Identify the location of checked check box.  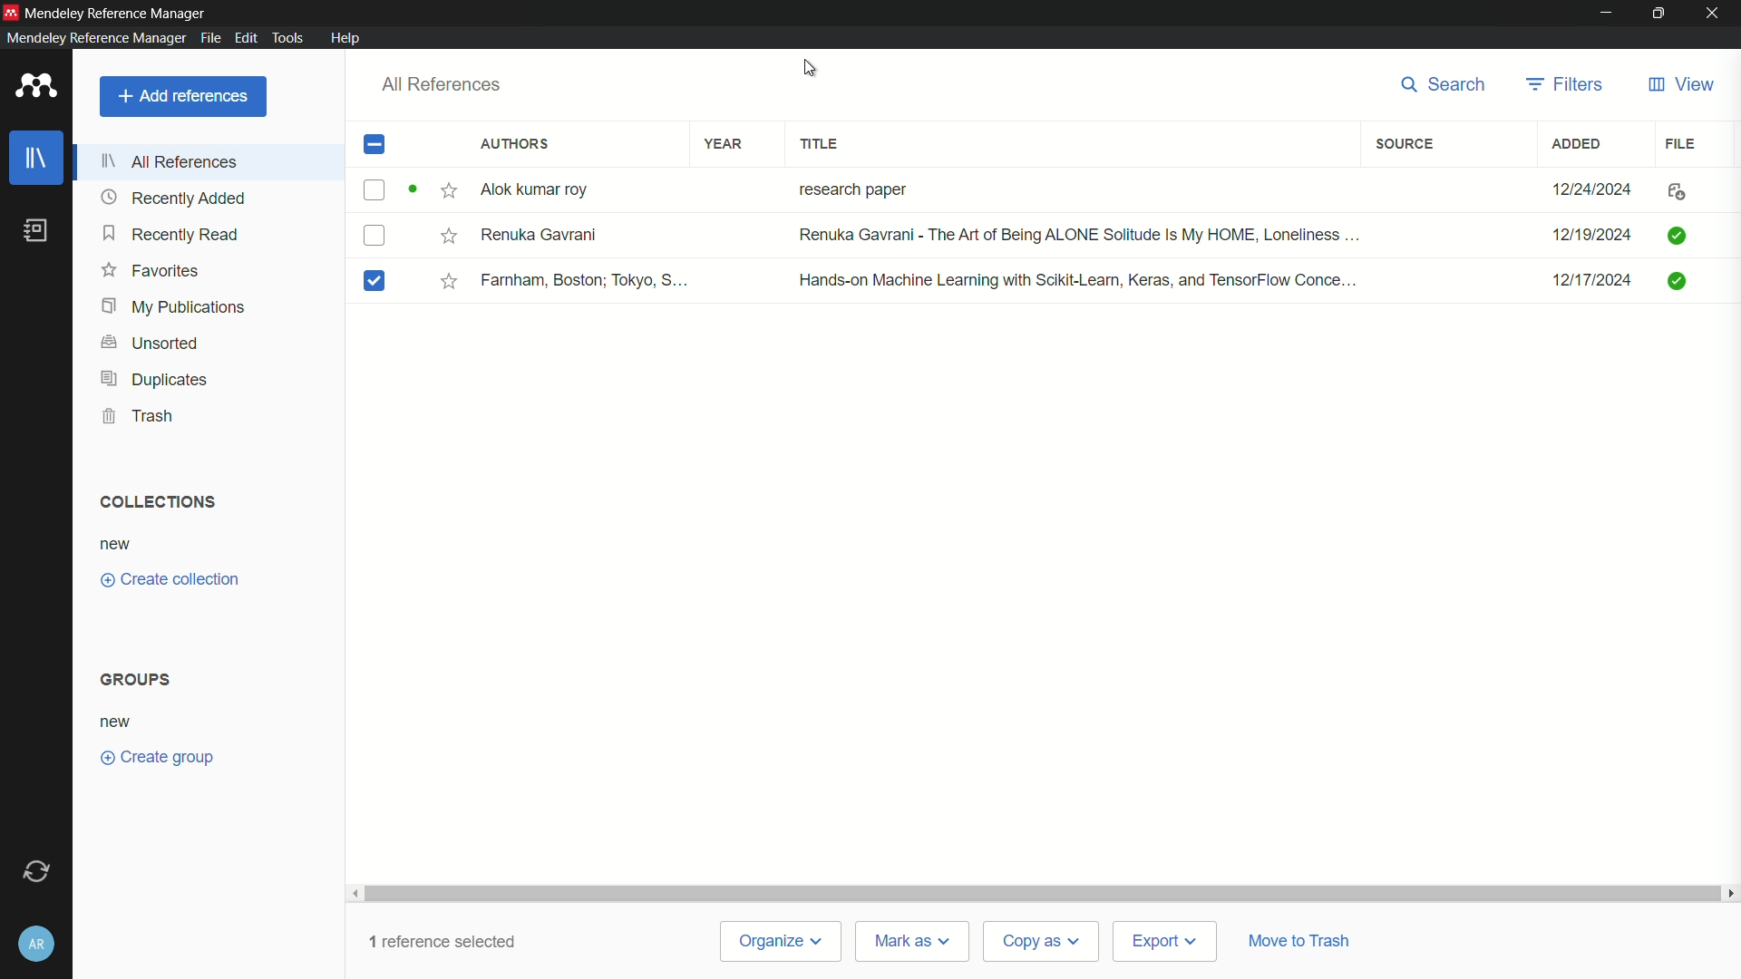
(379, 145).